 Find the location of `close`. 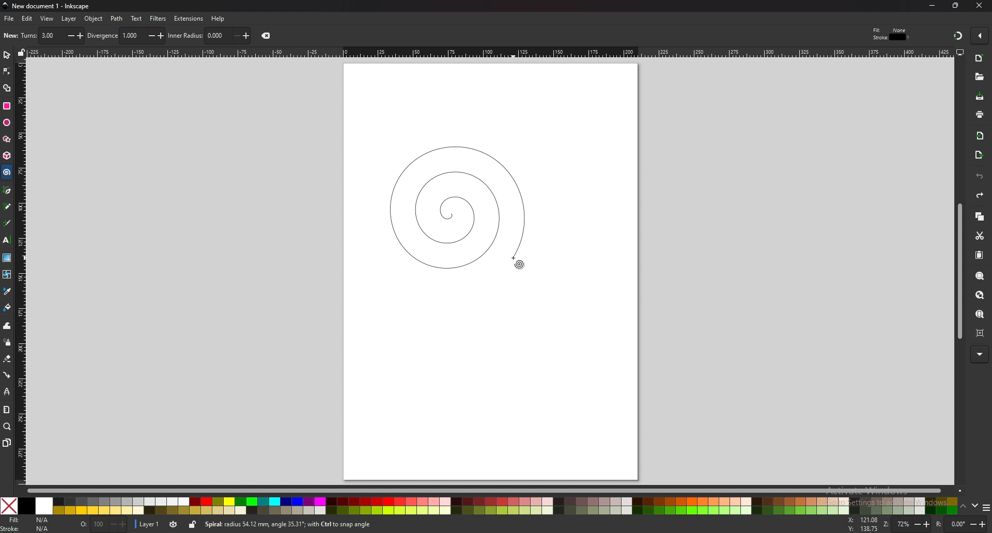

close is located at coordinates (979, 6).